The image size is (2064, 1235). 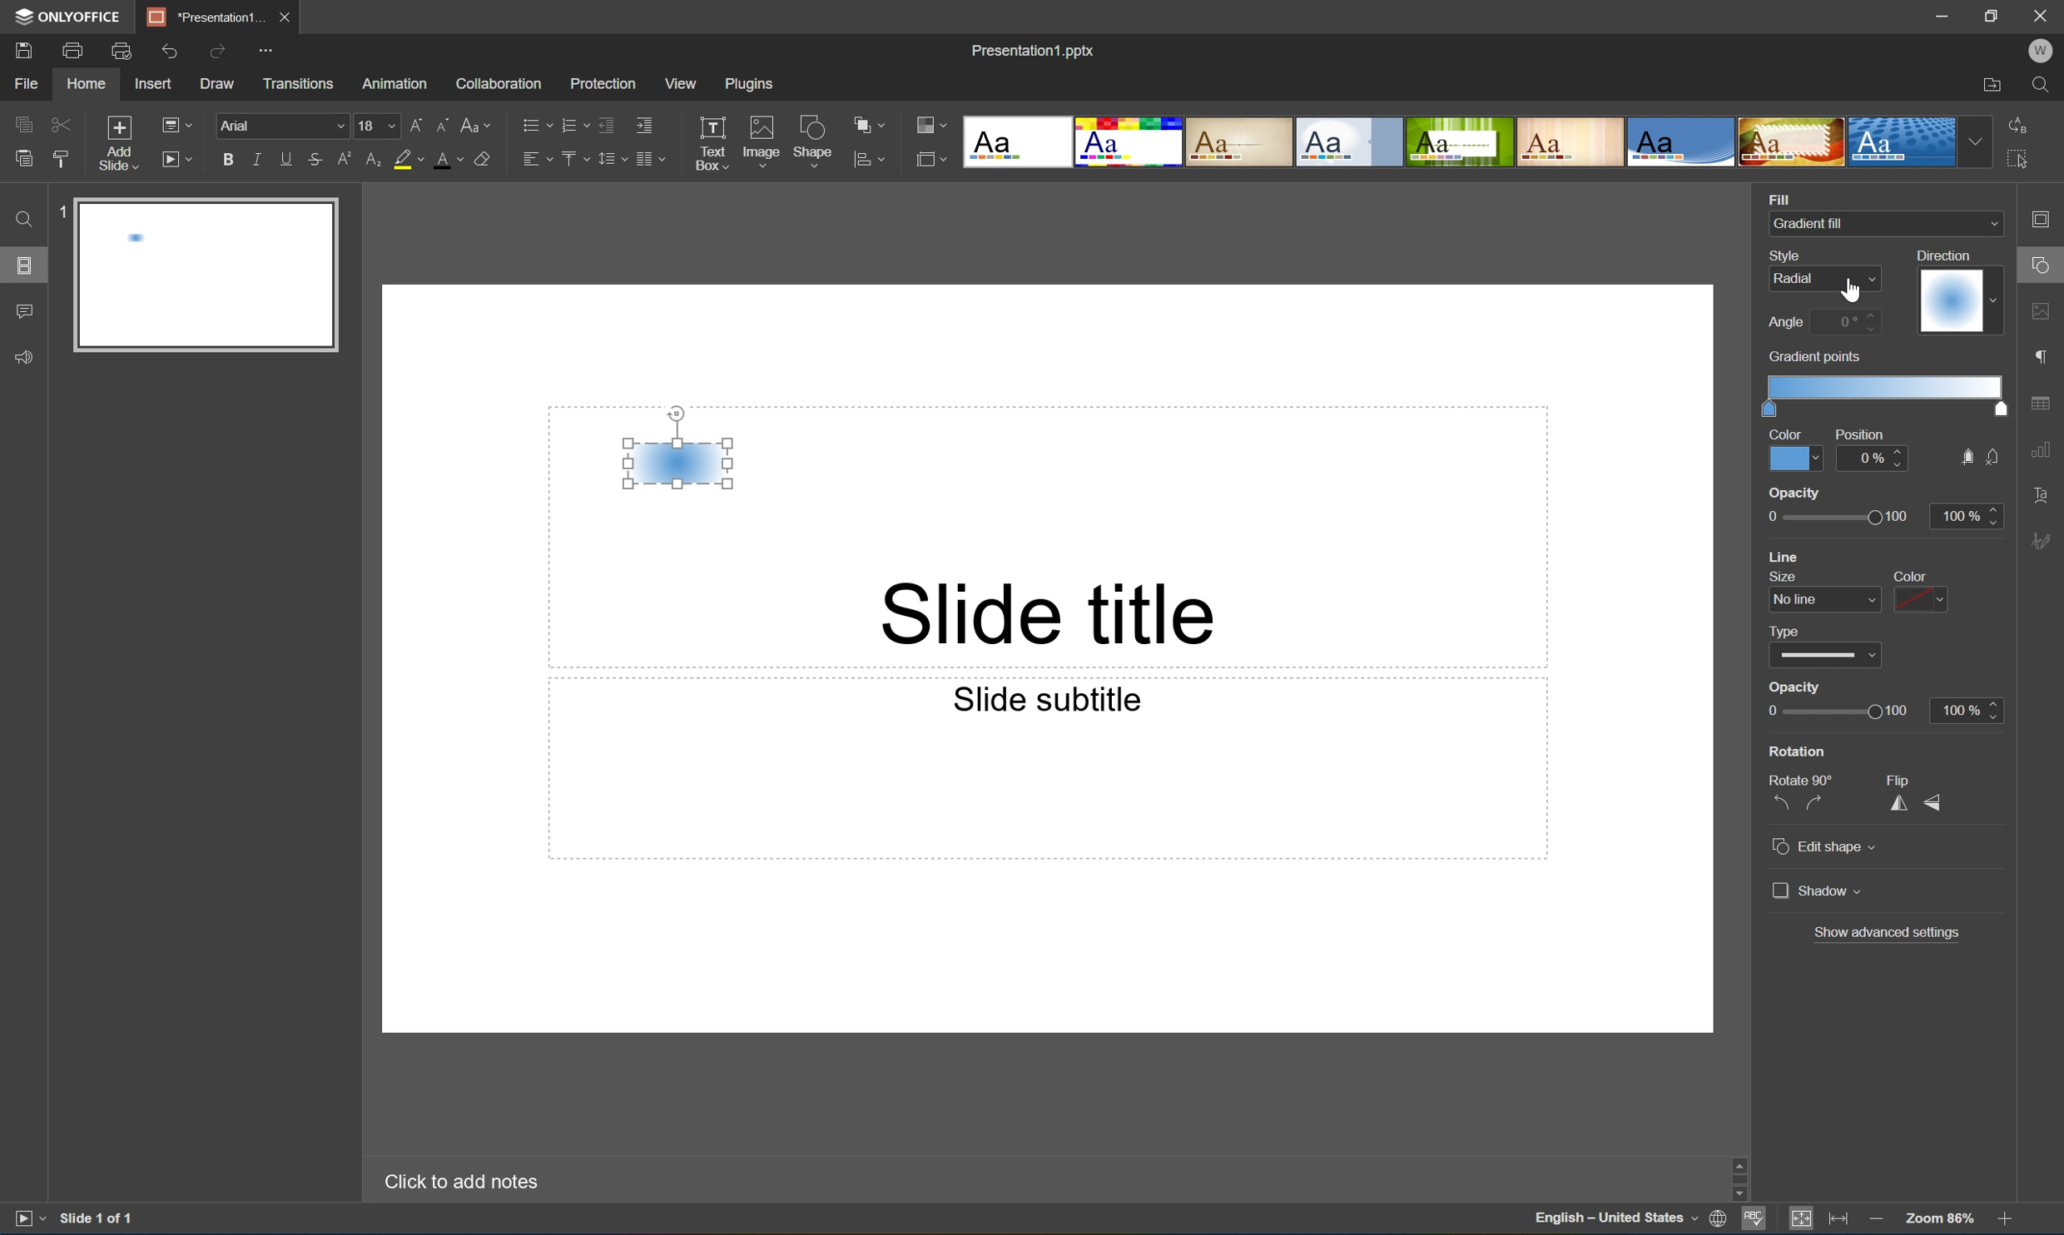 What do you see at coordinates (115, 144) in the screenshot?
I see `Add slide` at bounding box center [115, 144].